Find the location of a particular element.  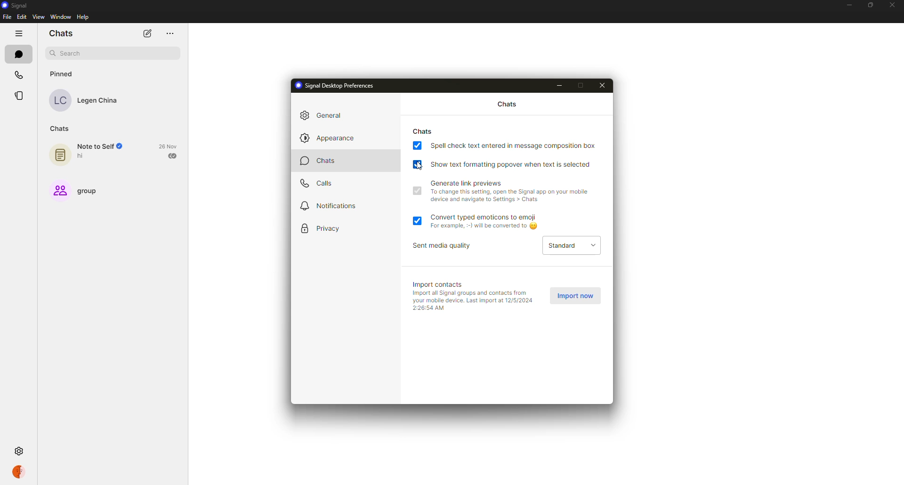

search is located at coordinates (112, 54).